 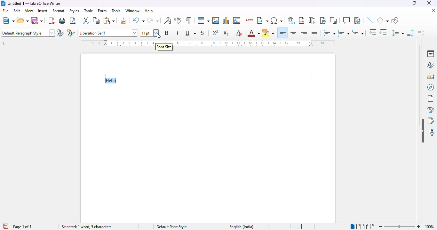 I want to click on navigator, so click(x=431, y=87).